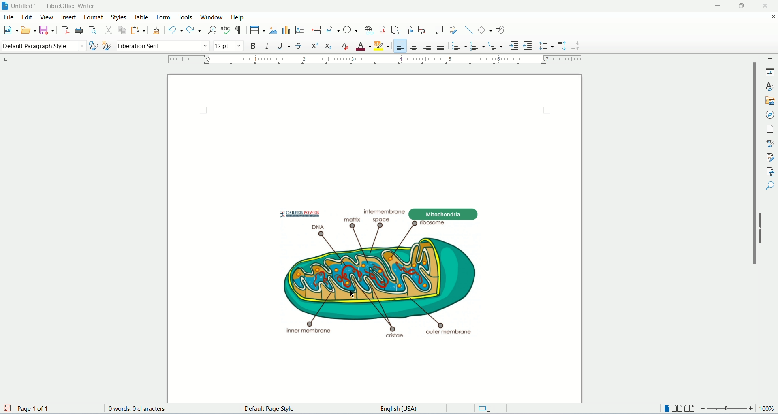  Describe the element at coordinates (407, 408) in the screenshot. I see `English (USA)` at that location.